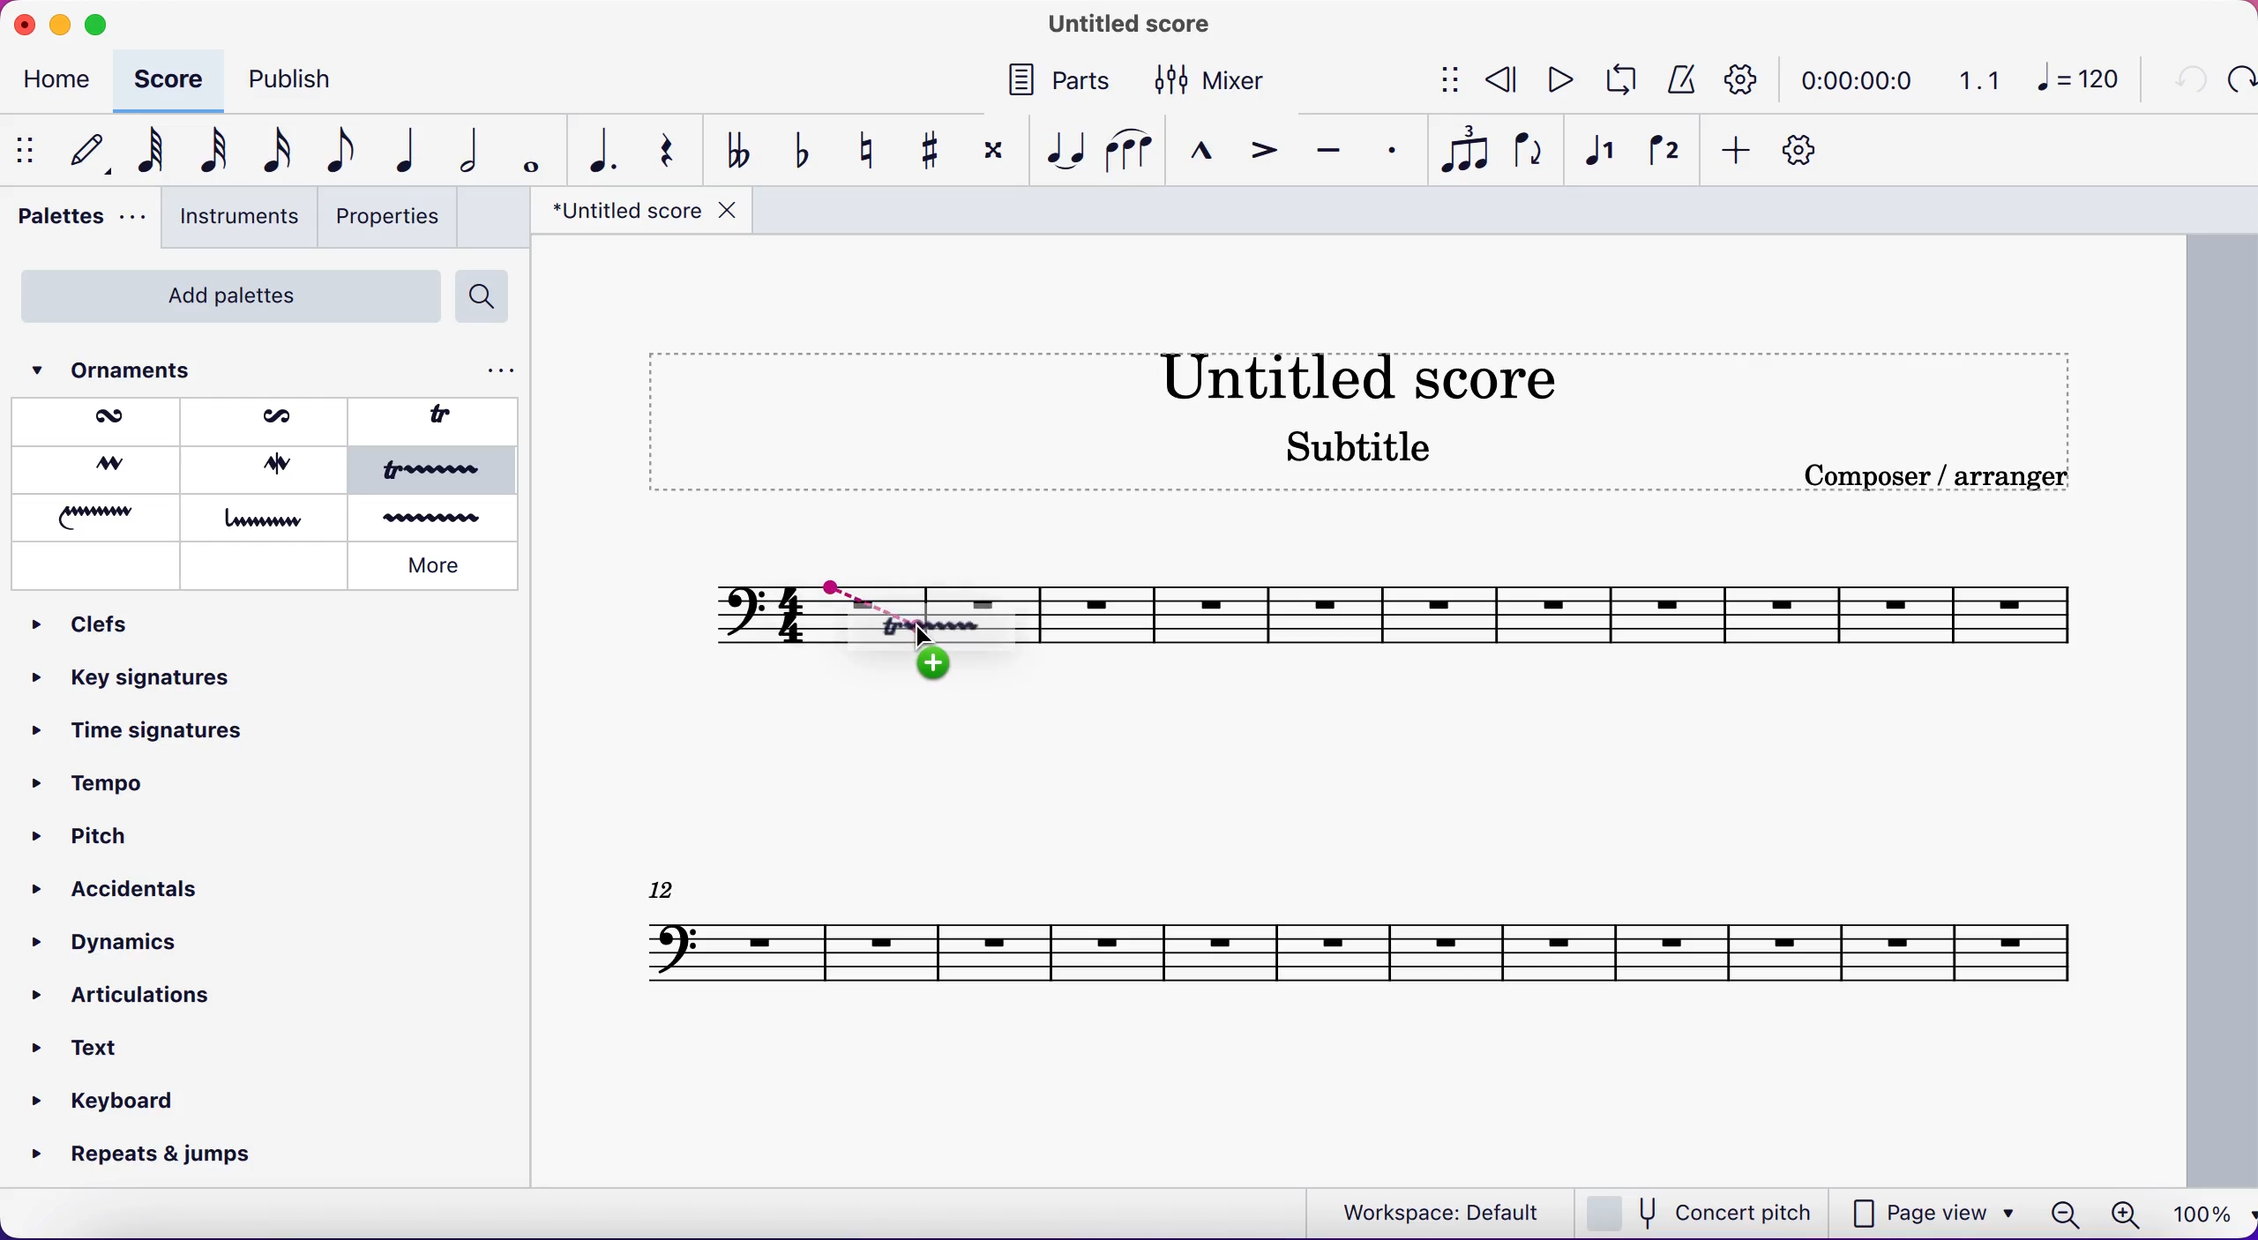  I want to click on trill line added, so click(948, 622).